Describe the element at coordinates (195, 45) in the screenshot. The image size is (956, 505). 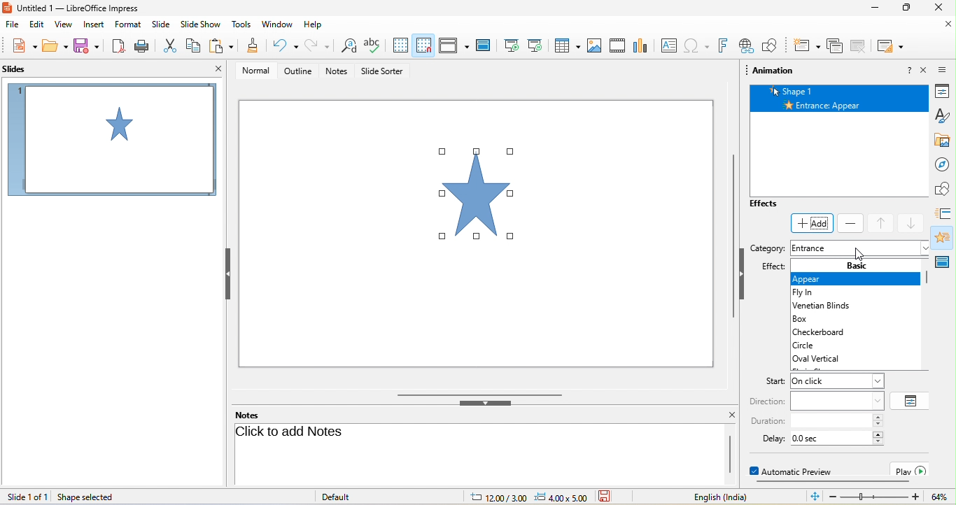
I see `copy` at that location.